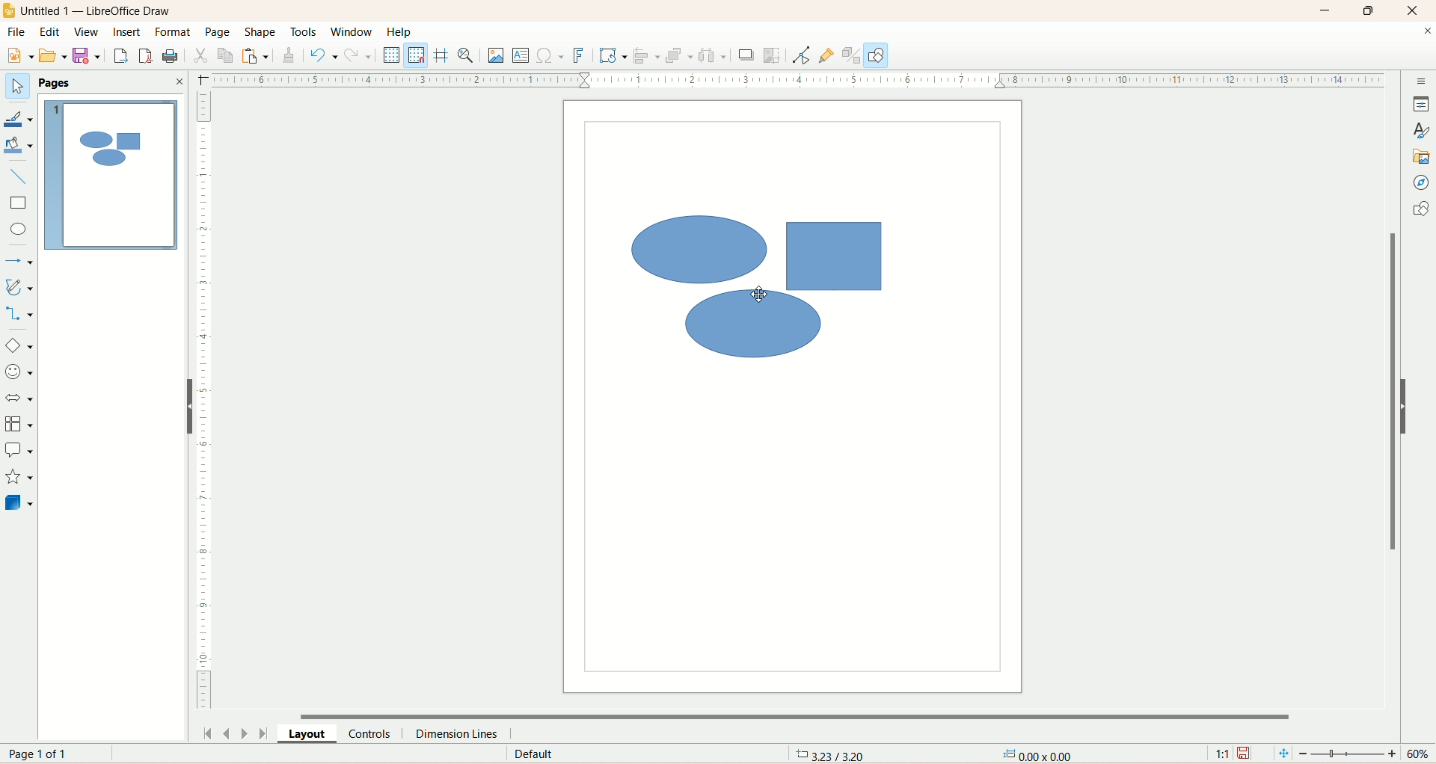 The image size is (1436, 764). I want to click on clone formatting, so click(290, 55).